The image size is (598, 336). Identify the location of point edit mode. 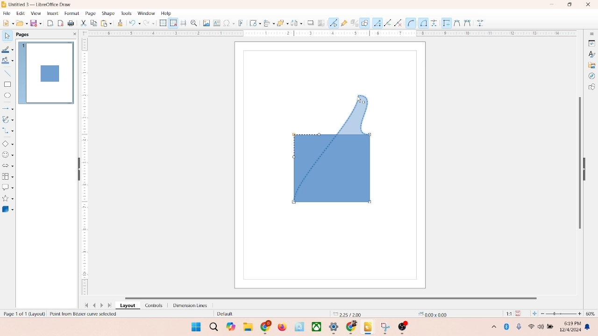
(334, 22).